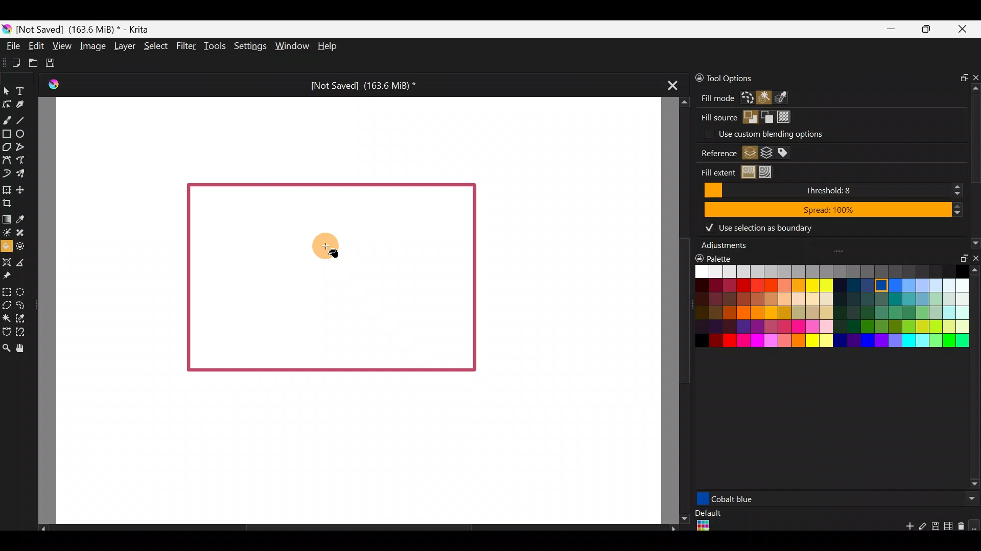  What do you see at coordinates (7, 318) in the screenshot?
I see `Contiguous selection tool` at bounding box center [7, 318].